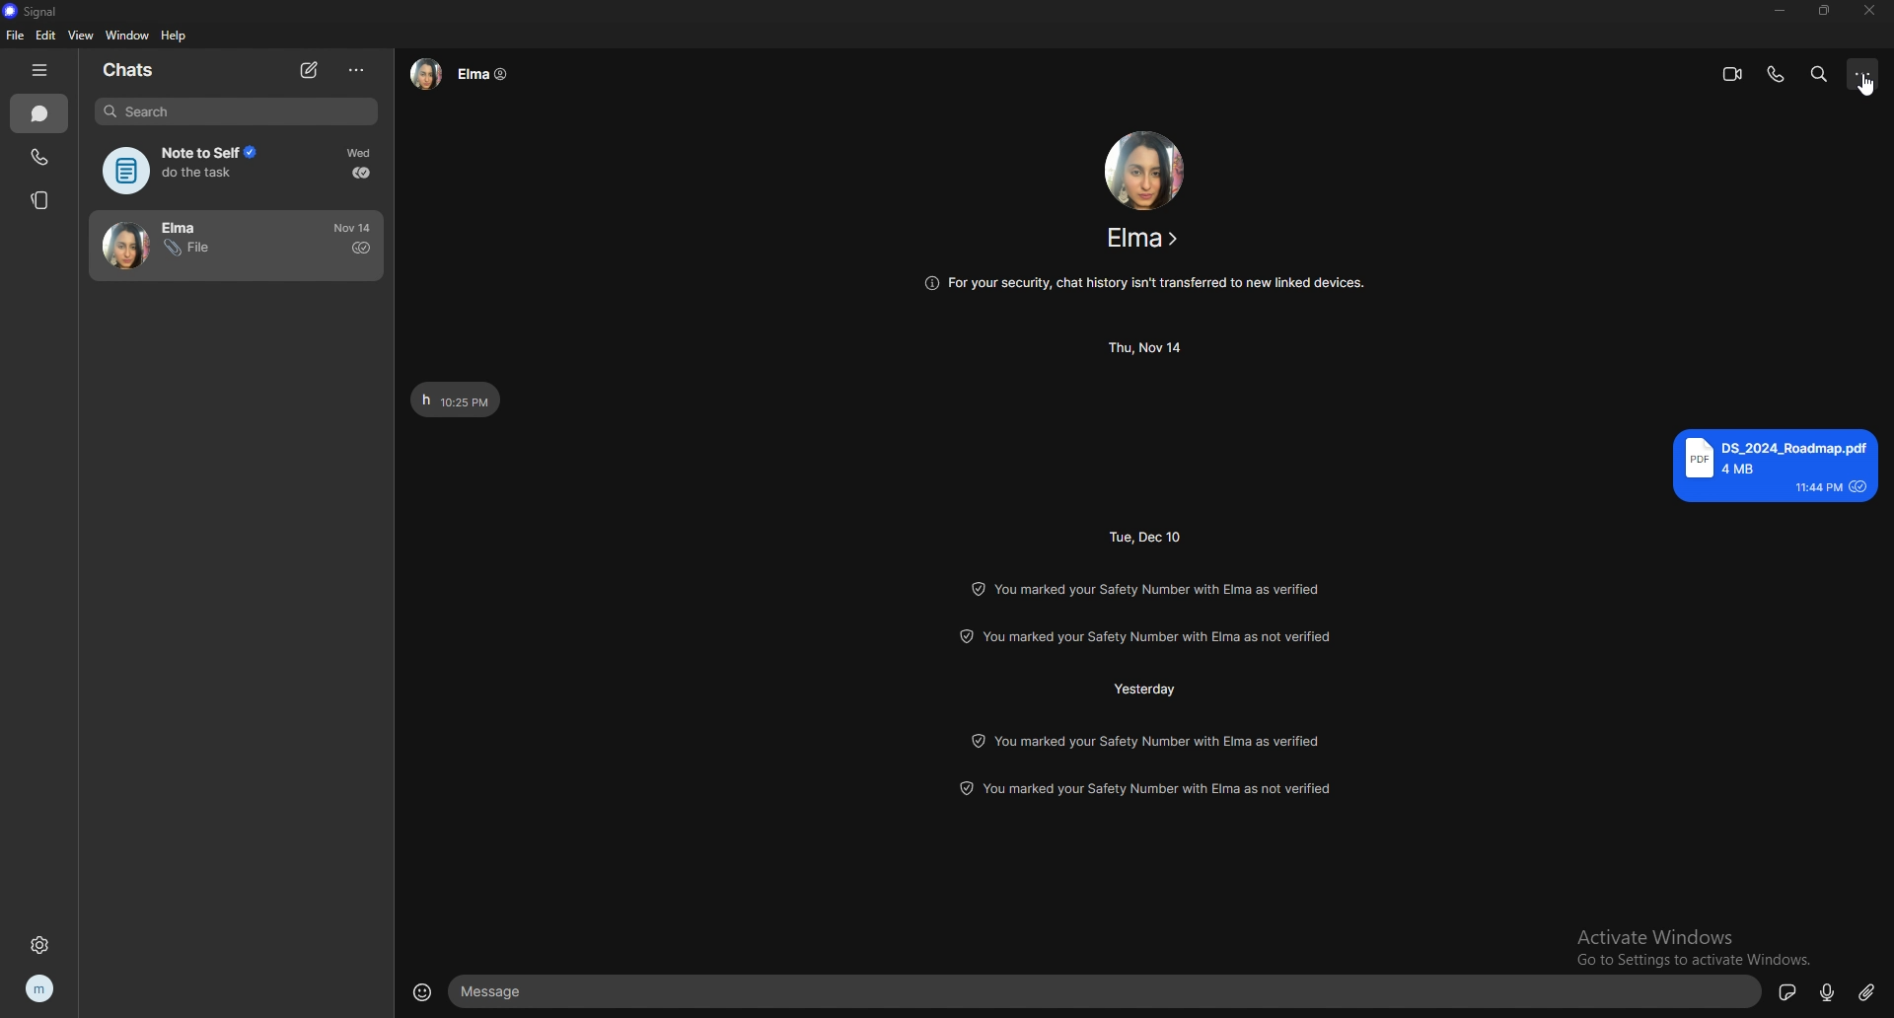 Image resolution: width=1894 pixels, height=1018 pixels. What do you see at coordinates (41, 200) in the screenshot?
I see `stories` at bounding box center [41, 200].